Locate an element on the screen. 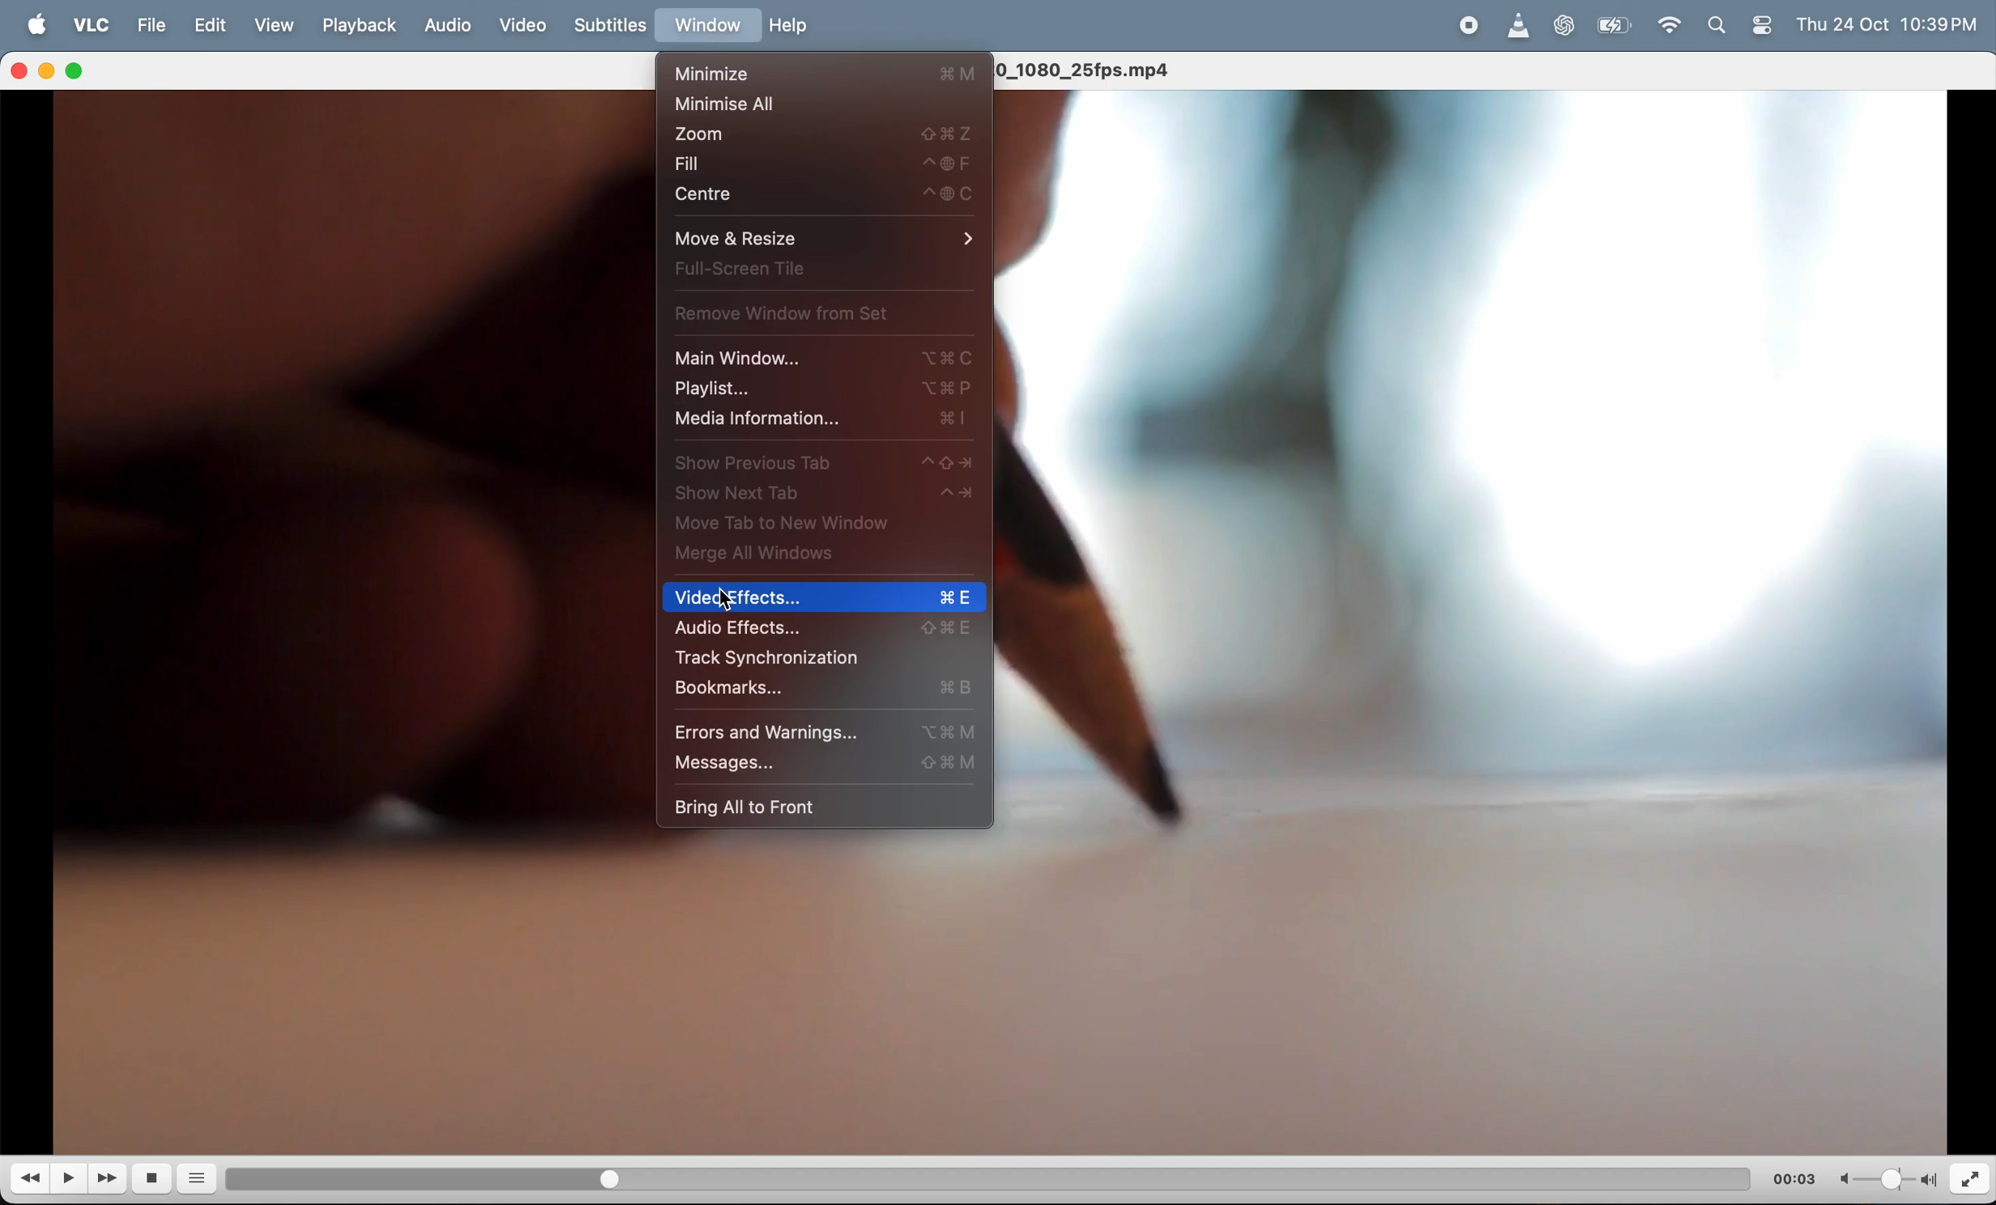 Image resolution: width=1996 pixels, height=1205 pixels.  is located at coordinates (1970, 1177).